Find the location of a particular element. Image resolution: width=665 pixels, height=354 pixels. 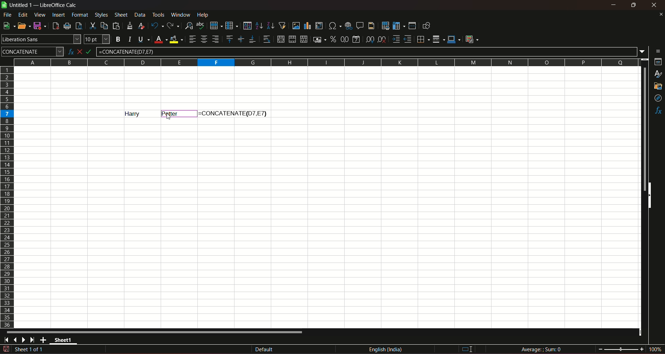

show draw functions is located at coordinates (426, 25).